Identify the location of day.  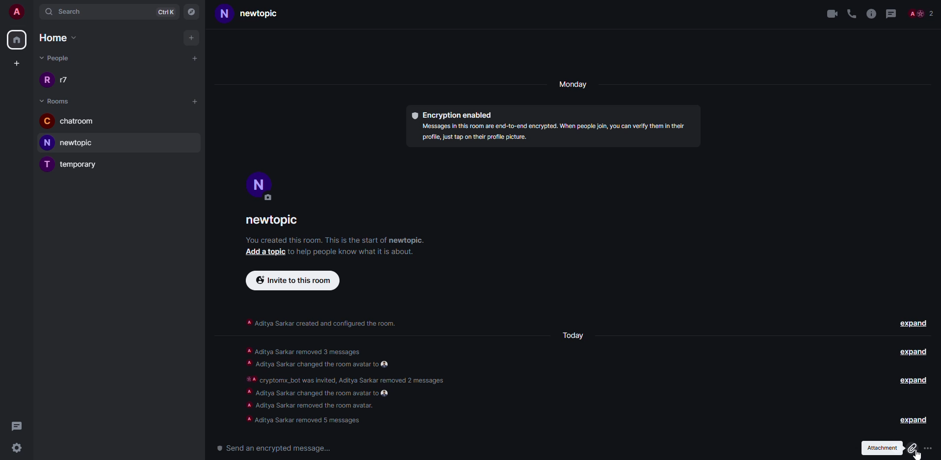
(575, 336).